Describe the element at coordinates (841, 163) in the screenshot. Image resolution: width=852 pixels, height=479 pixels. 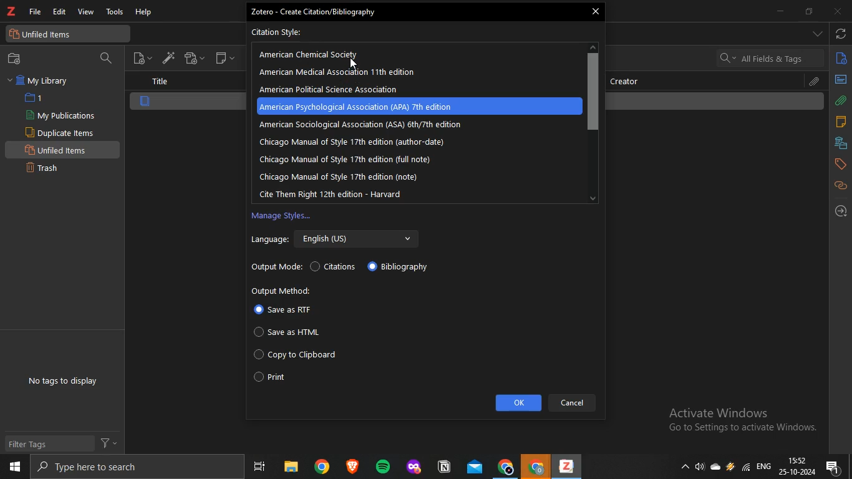
I see `tags` at that location.